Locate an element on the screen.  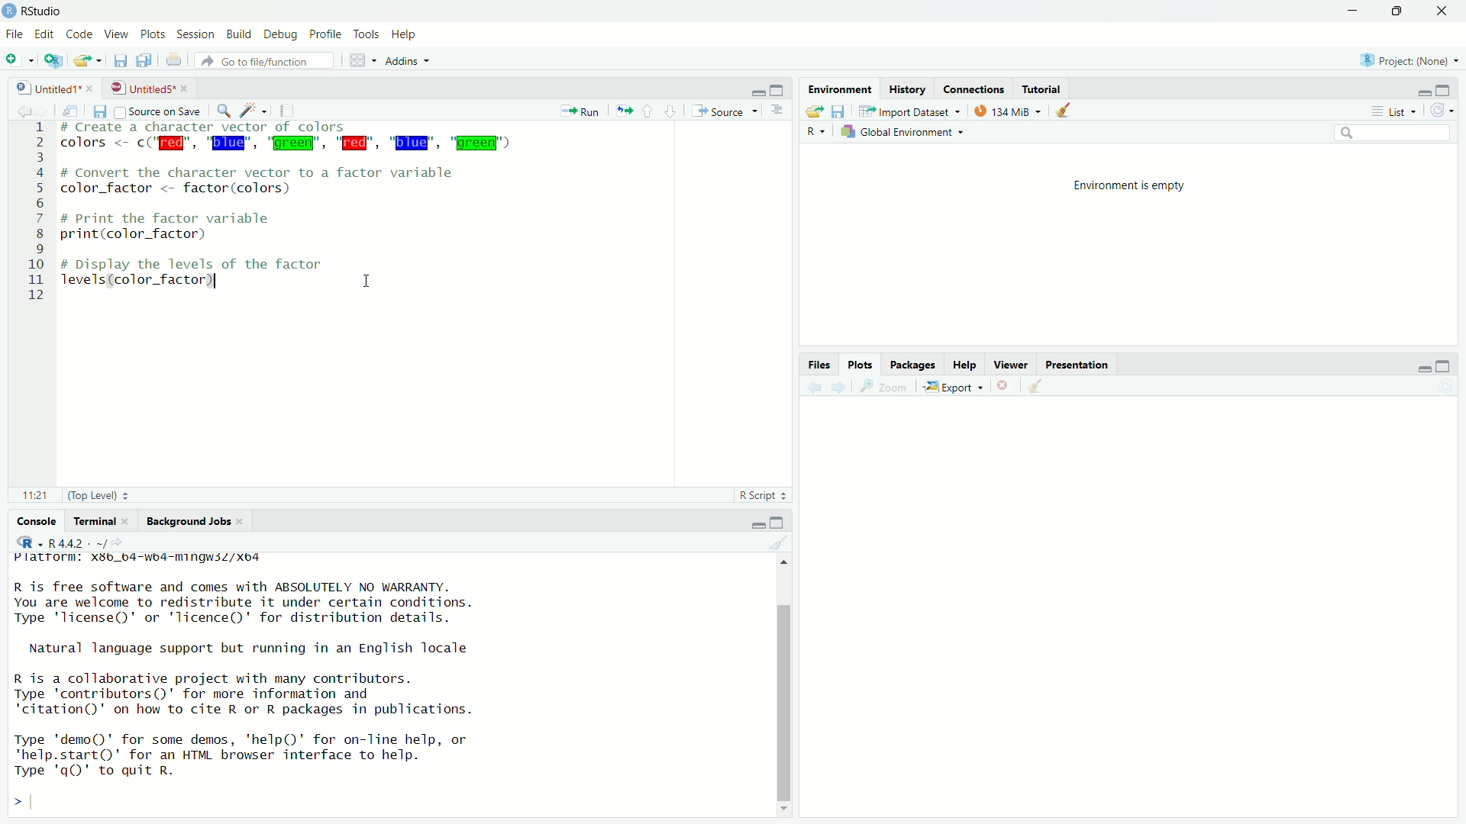
clear console is located at coordinates (778, 542).